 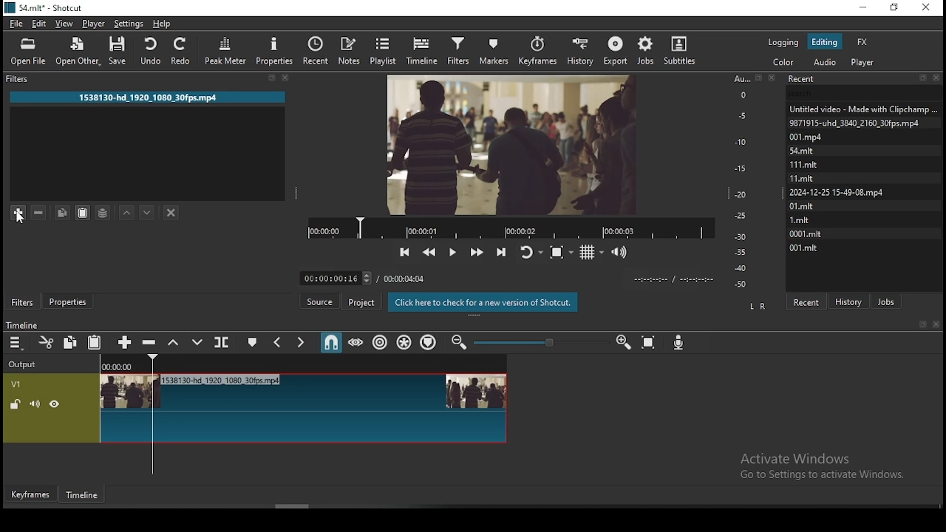 I want to click on overwrite, so click(x=200, y=343).